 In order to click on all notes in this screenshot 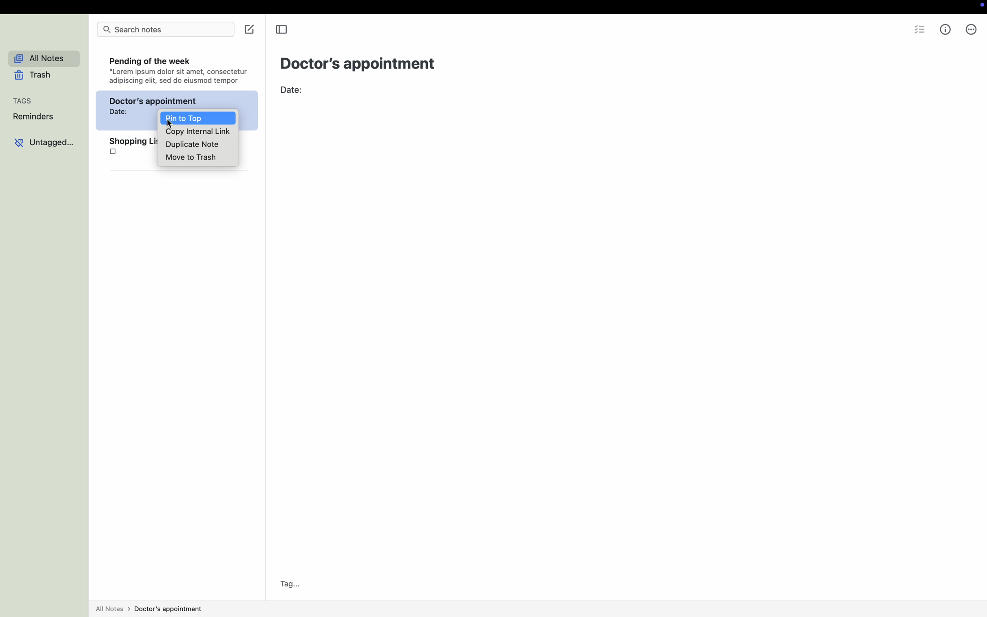, I will do `click(40, 59)`.